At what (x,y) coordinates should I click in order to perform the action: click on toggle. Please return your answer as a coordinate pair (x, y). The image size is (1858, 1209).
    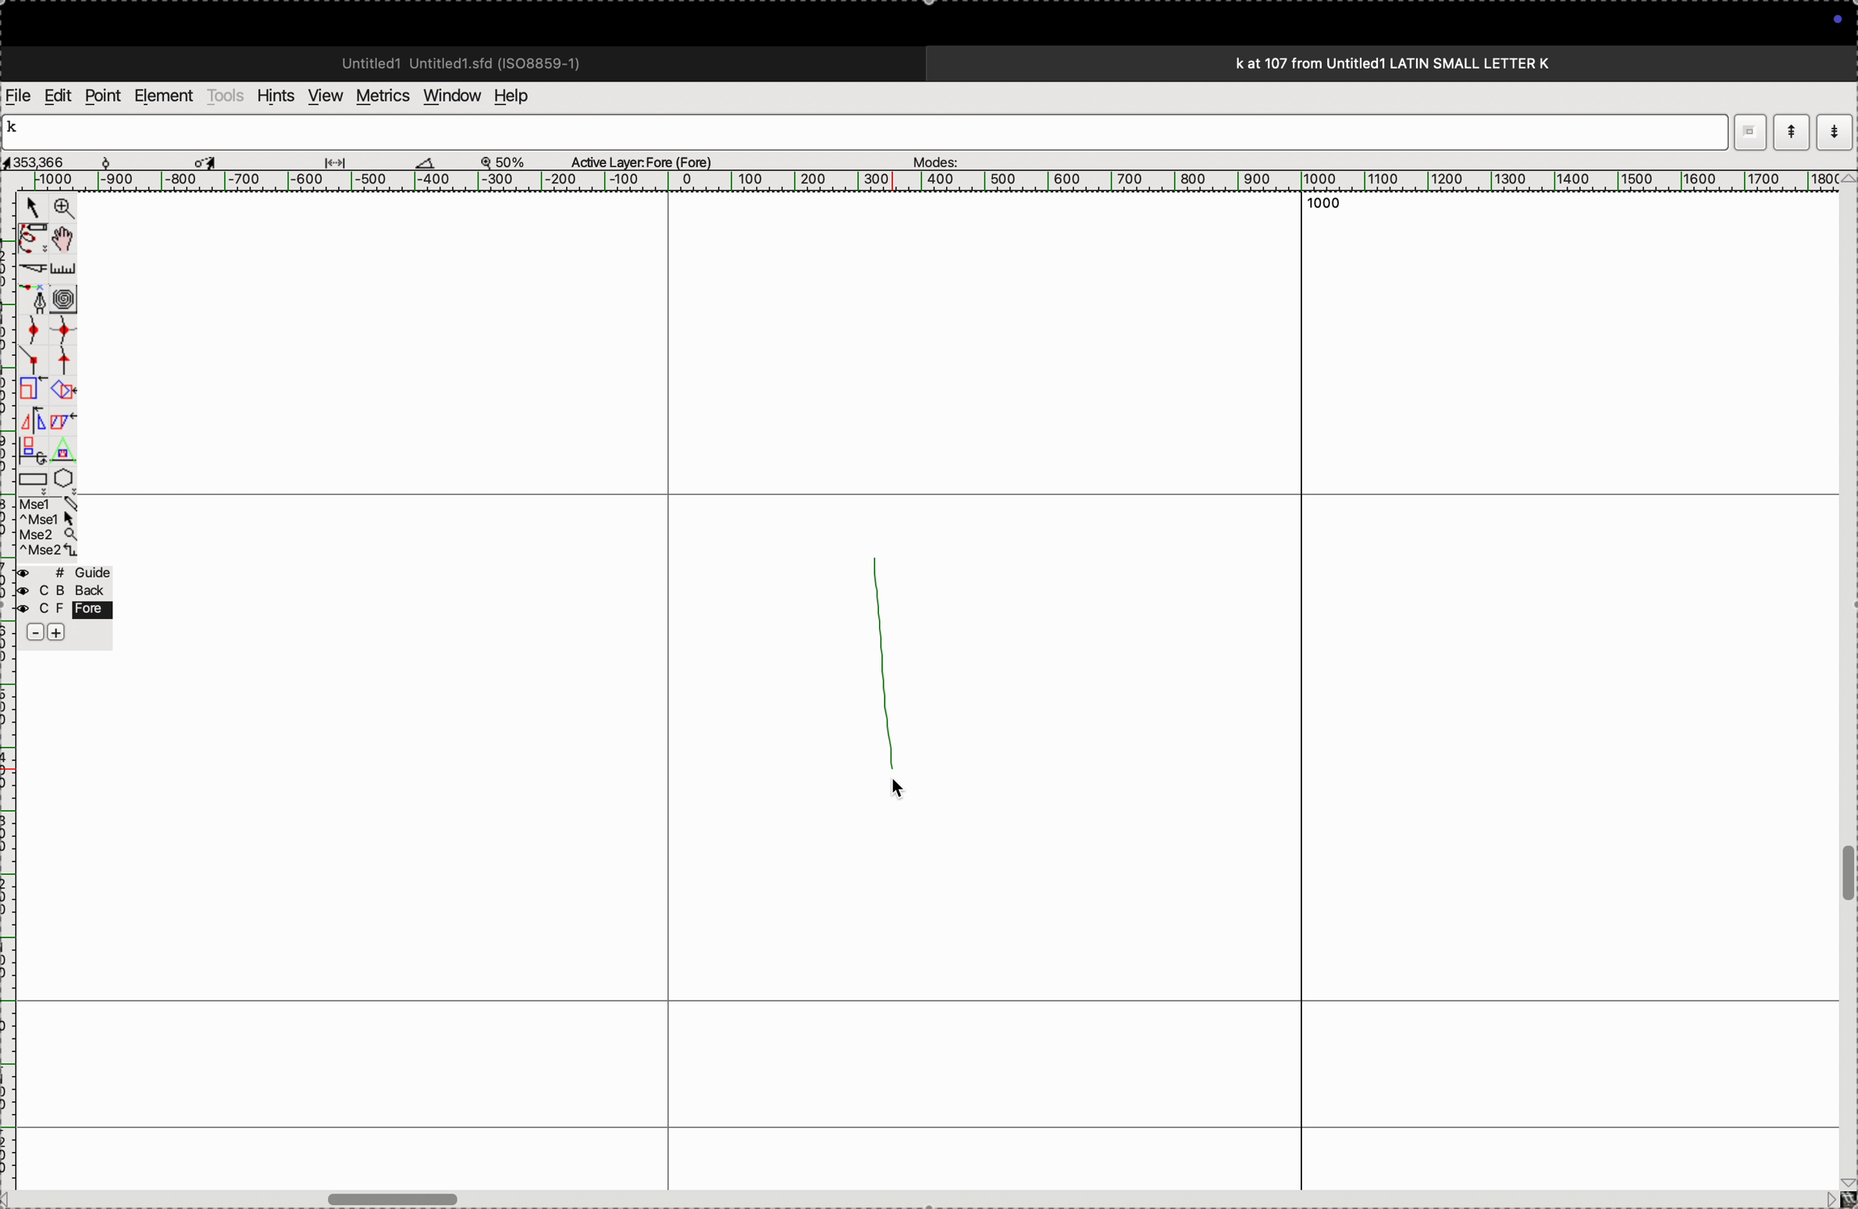
    Looking at the image, I should click on (1846, 874).